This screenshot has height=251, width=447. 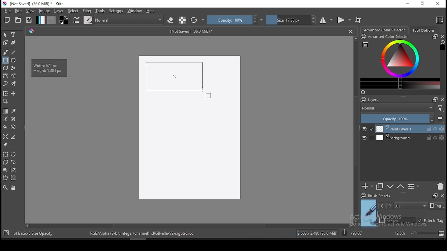 What do you see at coordinates (14, 35) in the screenshot?
I see `text tool` at bounding box center [14, 35].